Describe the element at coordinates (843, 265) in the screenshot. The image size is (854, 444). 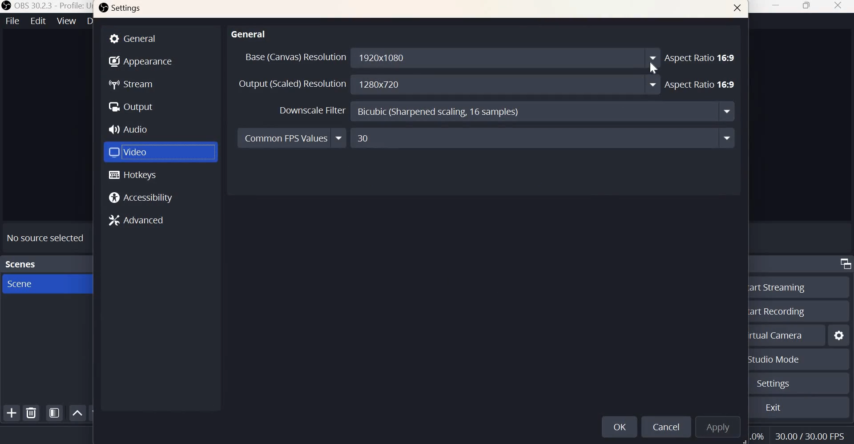
I see `Dock Options icon` at that location.